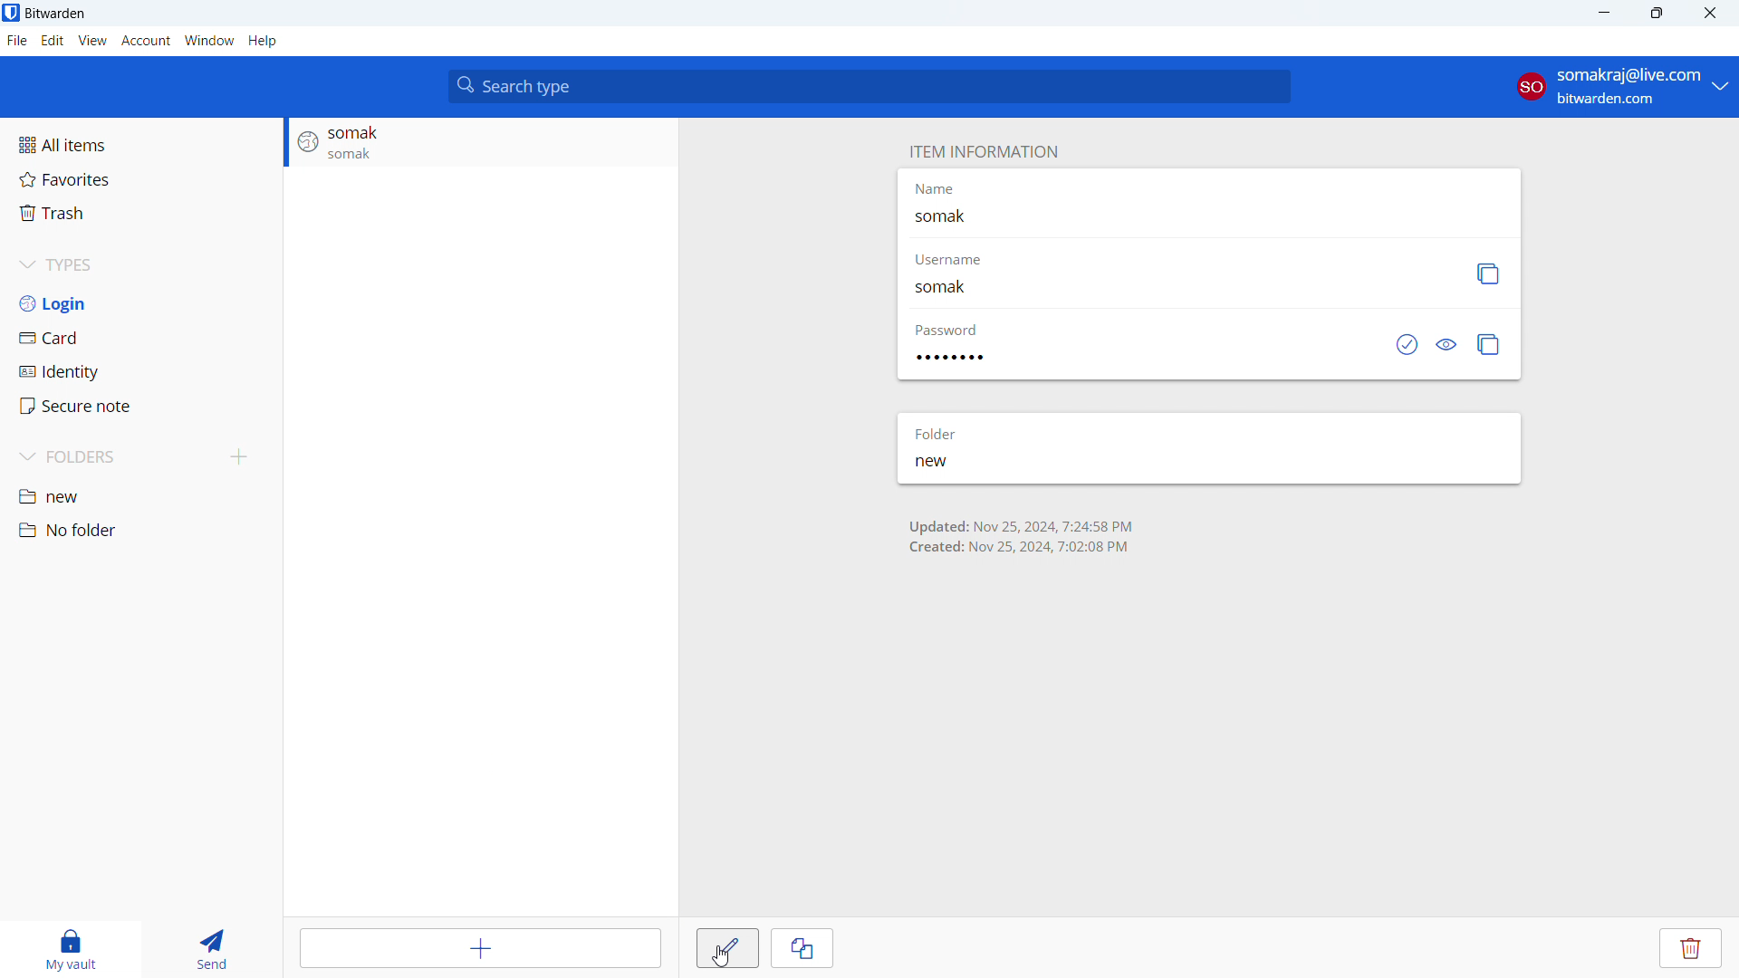 The image size is (1739, 978). I want to click on clone, so click(802, 948).